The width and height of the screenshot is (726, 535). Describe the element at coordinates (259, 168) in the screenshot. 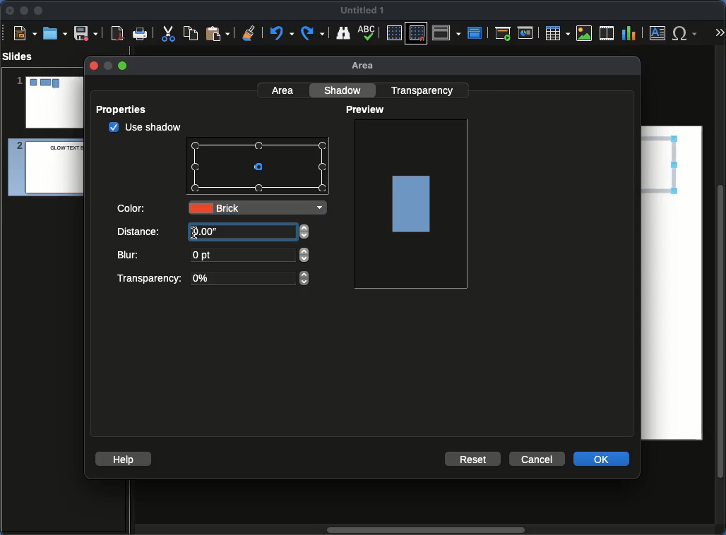

I see `Points` at that location.